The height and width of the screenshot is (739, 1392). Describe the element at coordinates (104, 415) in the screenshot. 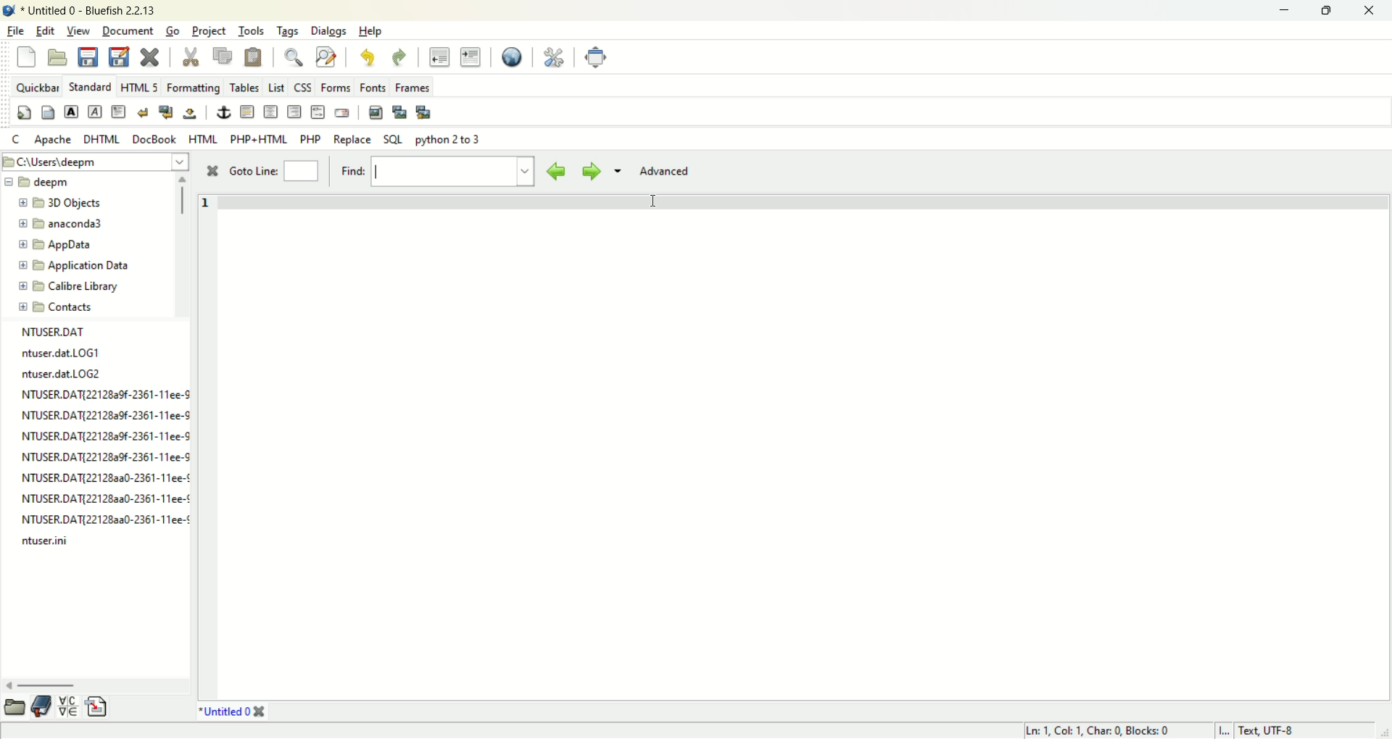

I see `NTUSER.DAT{2212829f-2361-11ee-9` at that location.